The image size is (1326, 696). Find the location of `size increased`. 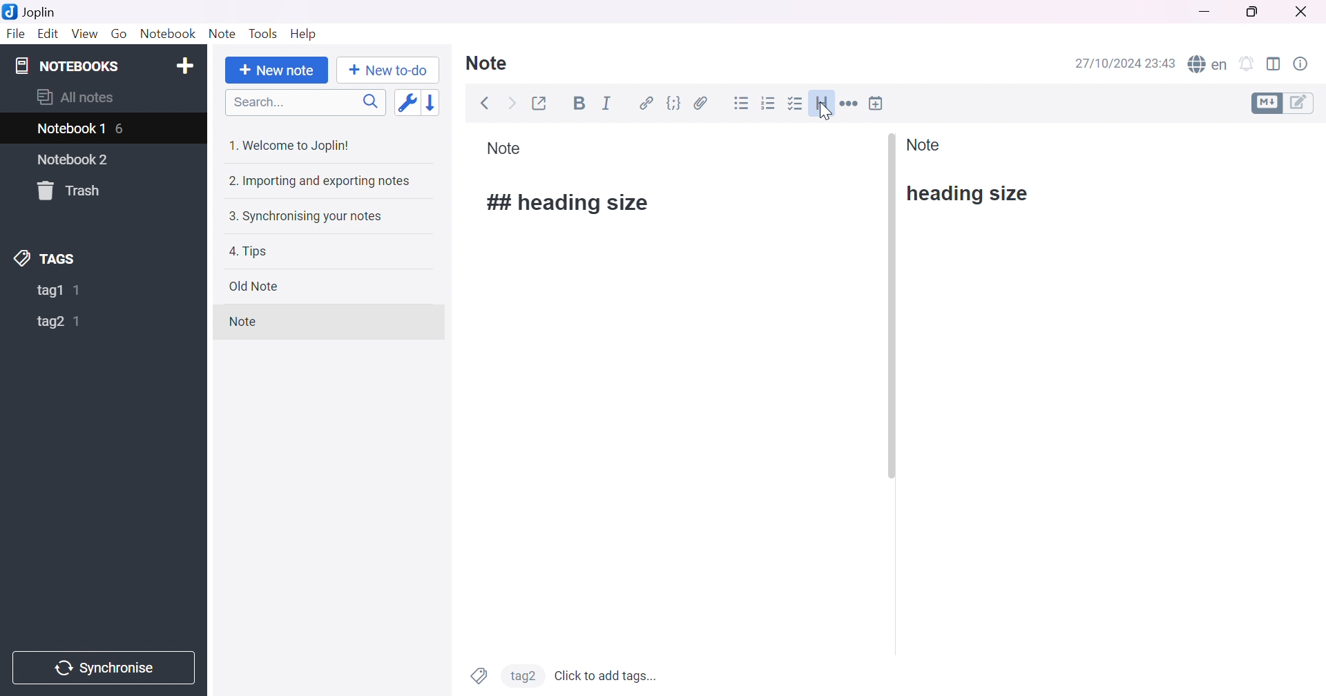

size increased is located at coordinates (570, 203).